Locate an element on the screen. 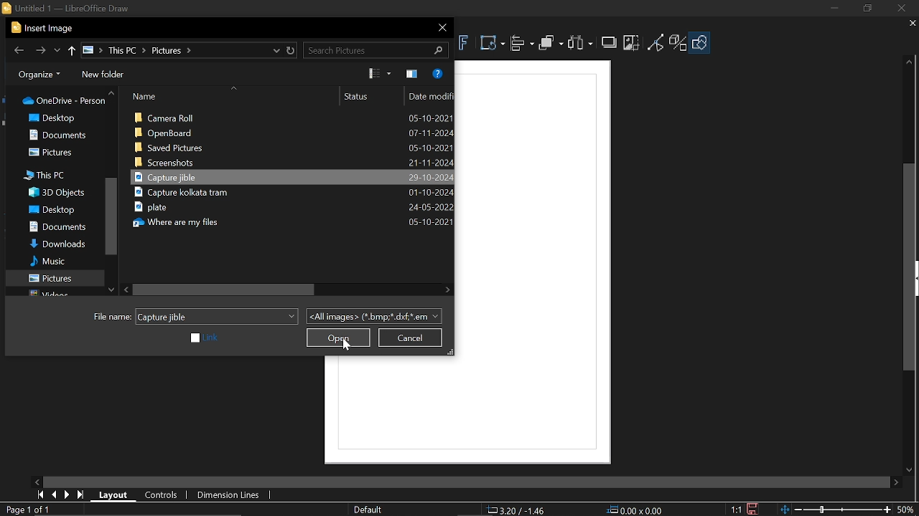 The image size is (919, 516). Current window is located at coordinates (45, 27).